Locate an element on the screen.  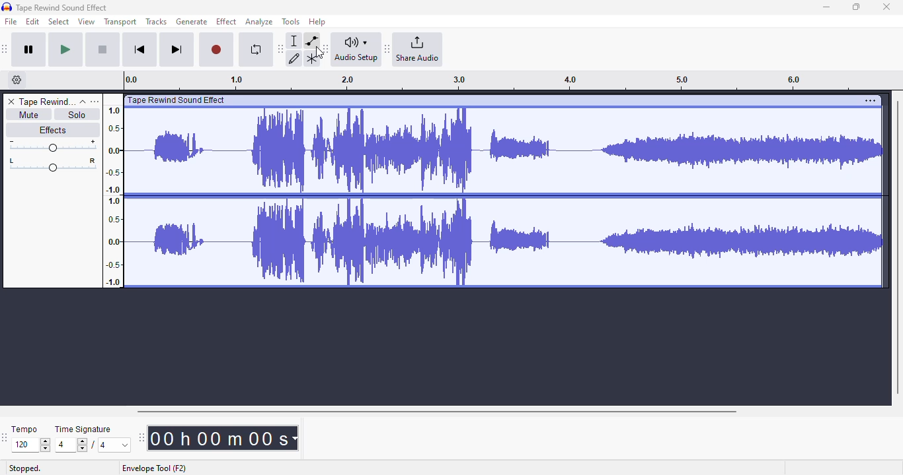
file is located at coordinates (11, 22).